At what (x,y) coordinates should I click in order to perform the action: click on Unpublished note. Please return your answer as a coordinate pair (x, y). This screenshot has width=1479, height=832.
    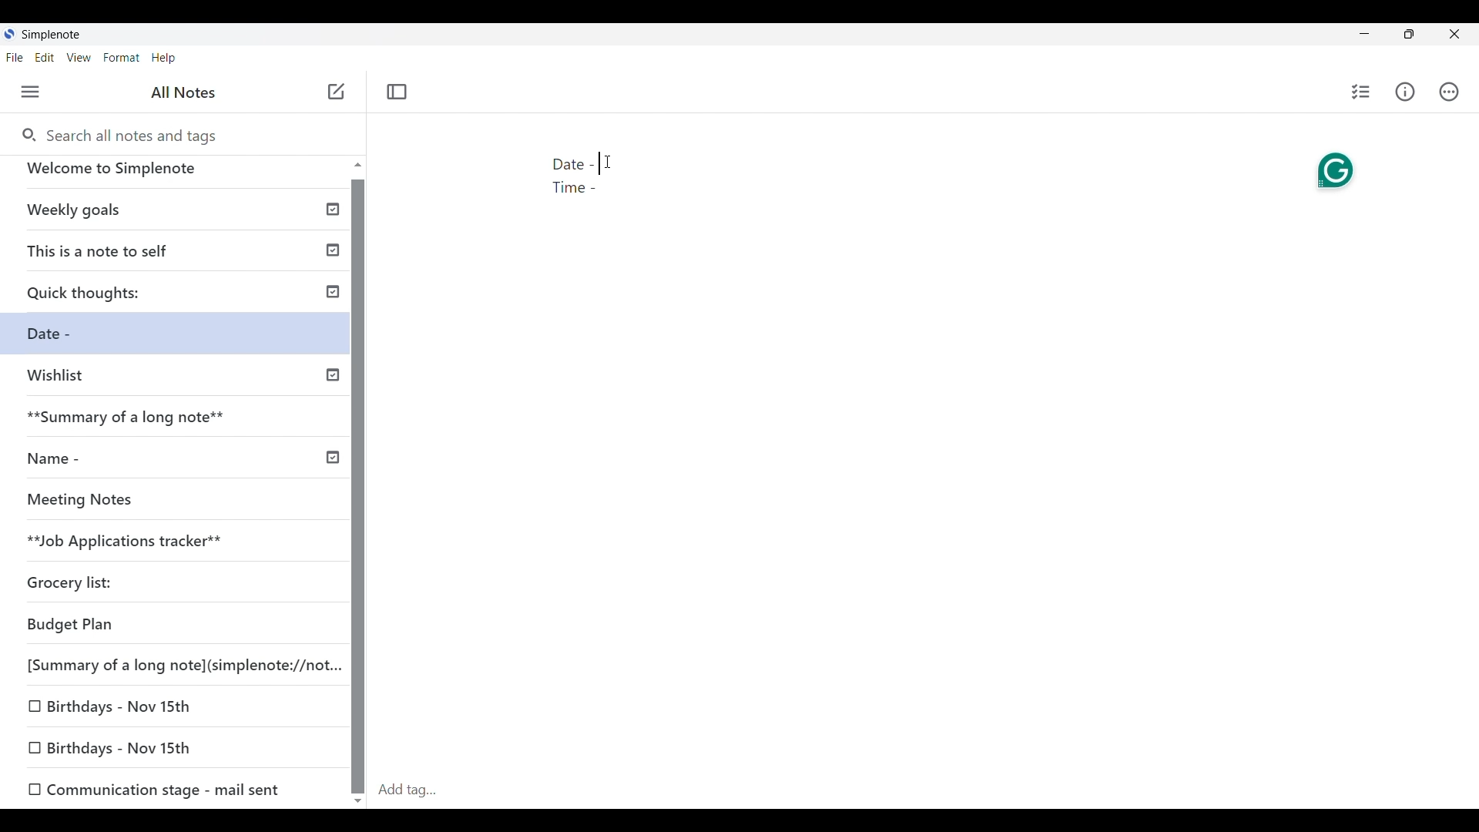
    Looking at the image, I should click on (170, 543).